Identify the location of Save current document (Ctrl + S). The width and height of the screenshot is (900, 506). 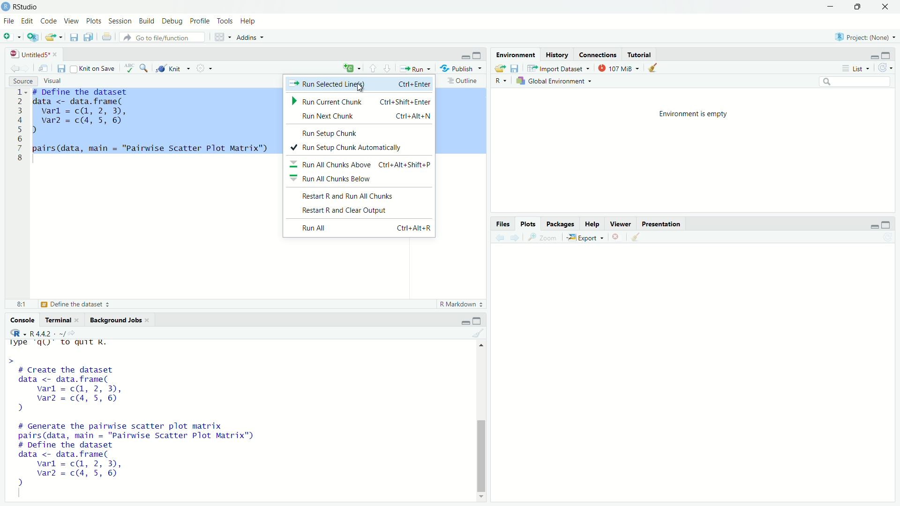
(74, 36).